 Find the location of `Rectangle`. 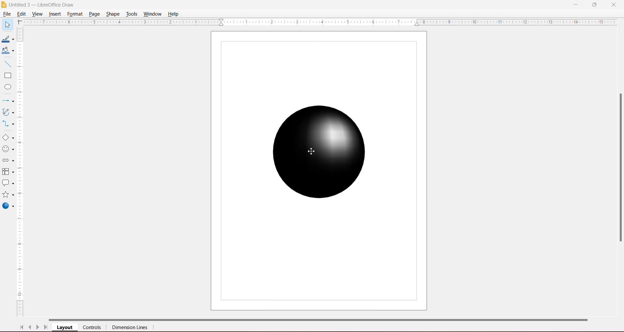

Rectangle is located at coordinates (7, 76).